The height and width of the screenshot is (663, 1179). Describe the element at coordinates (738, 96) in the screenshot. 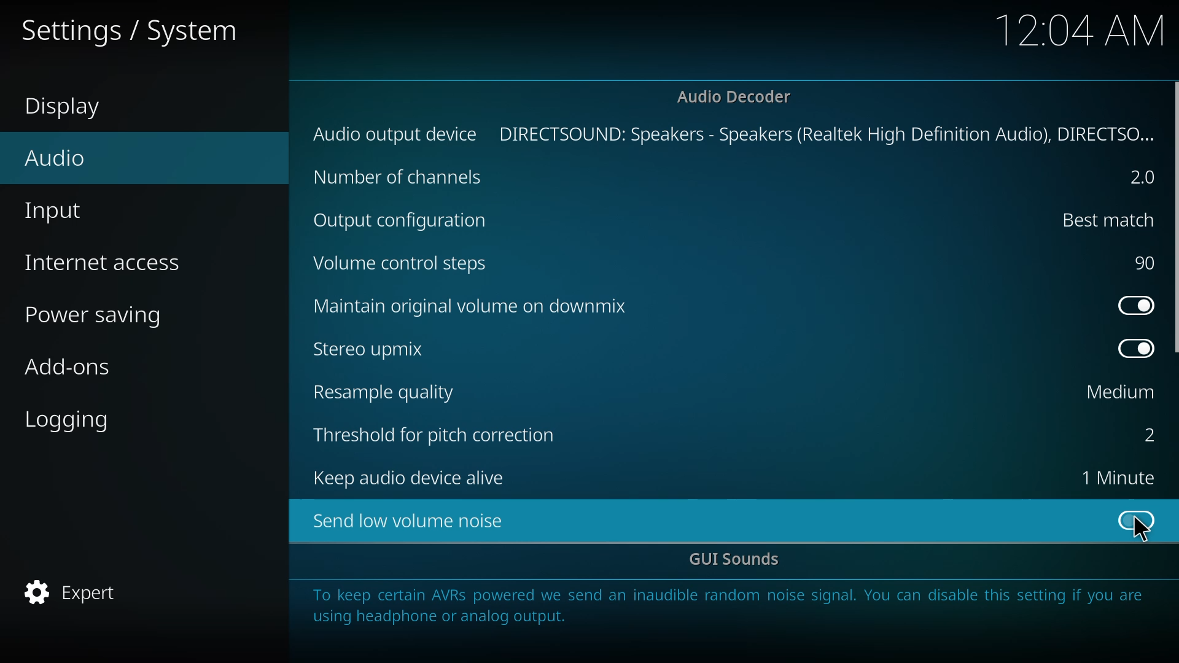

I see `audio decoder` at that location.